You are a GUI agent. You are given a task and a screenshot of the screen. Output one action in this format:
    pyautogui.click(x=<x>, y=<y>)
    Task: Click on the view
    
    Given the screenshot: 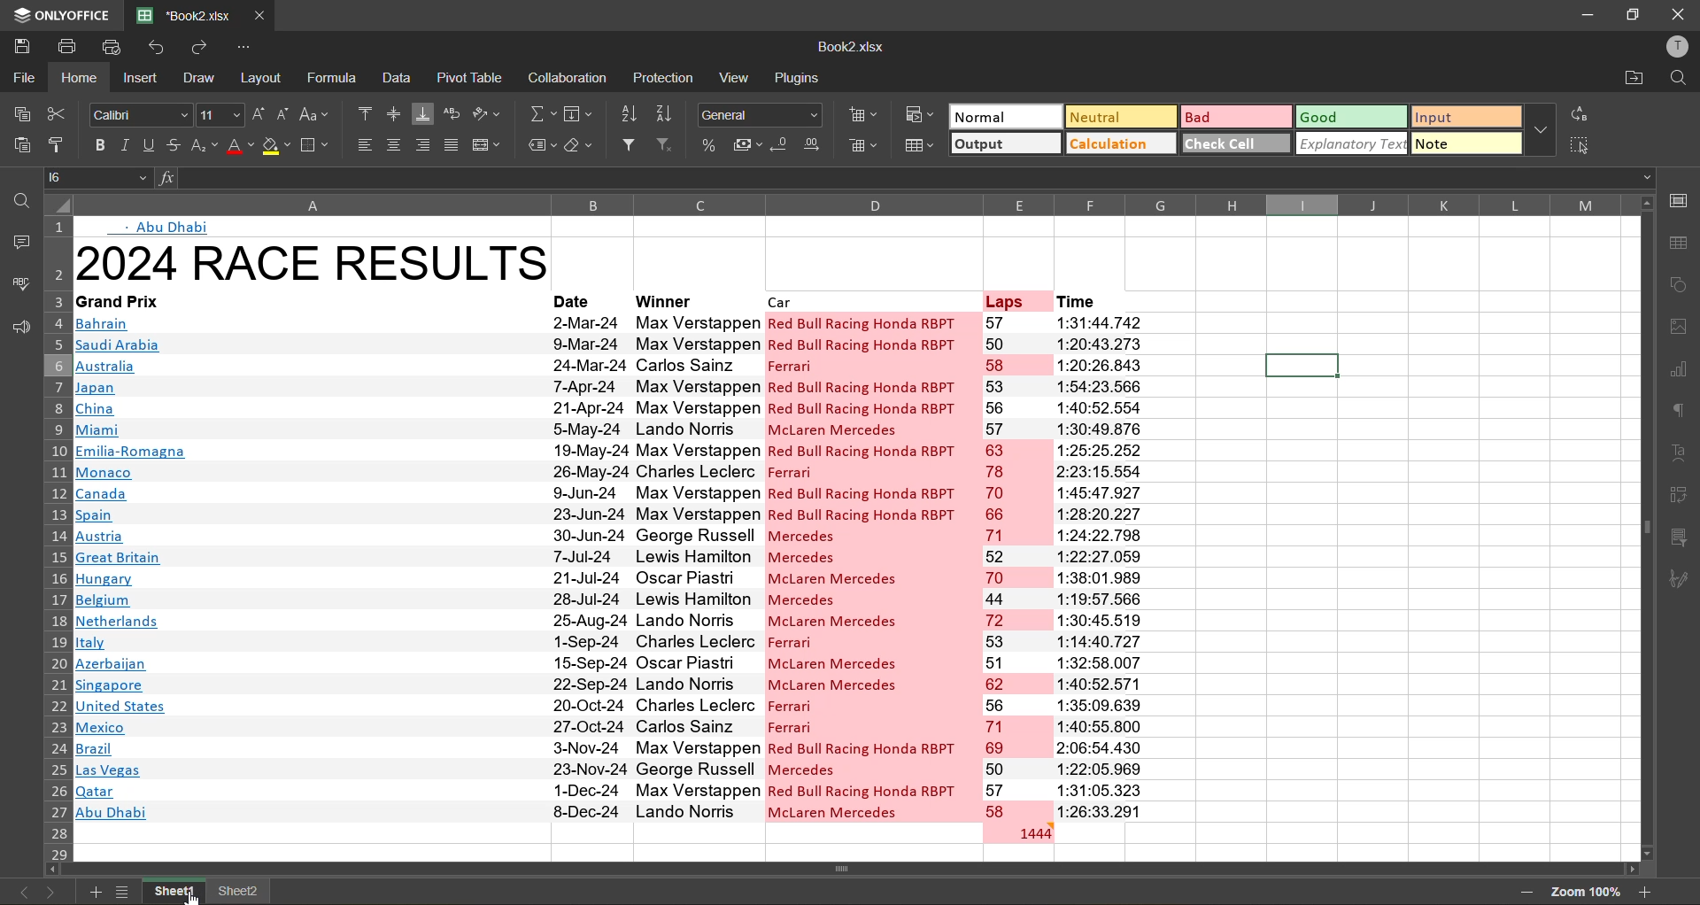 What is the action you would take?
    pyautogui.click(x=733, y=80)
    